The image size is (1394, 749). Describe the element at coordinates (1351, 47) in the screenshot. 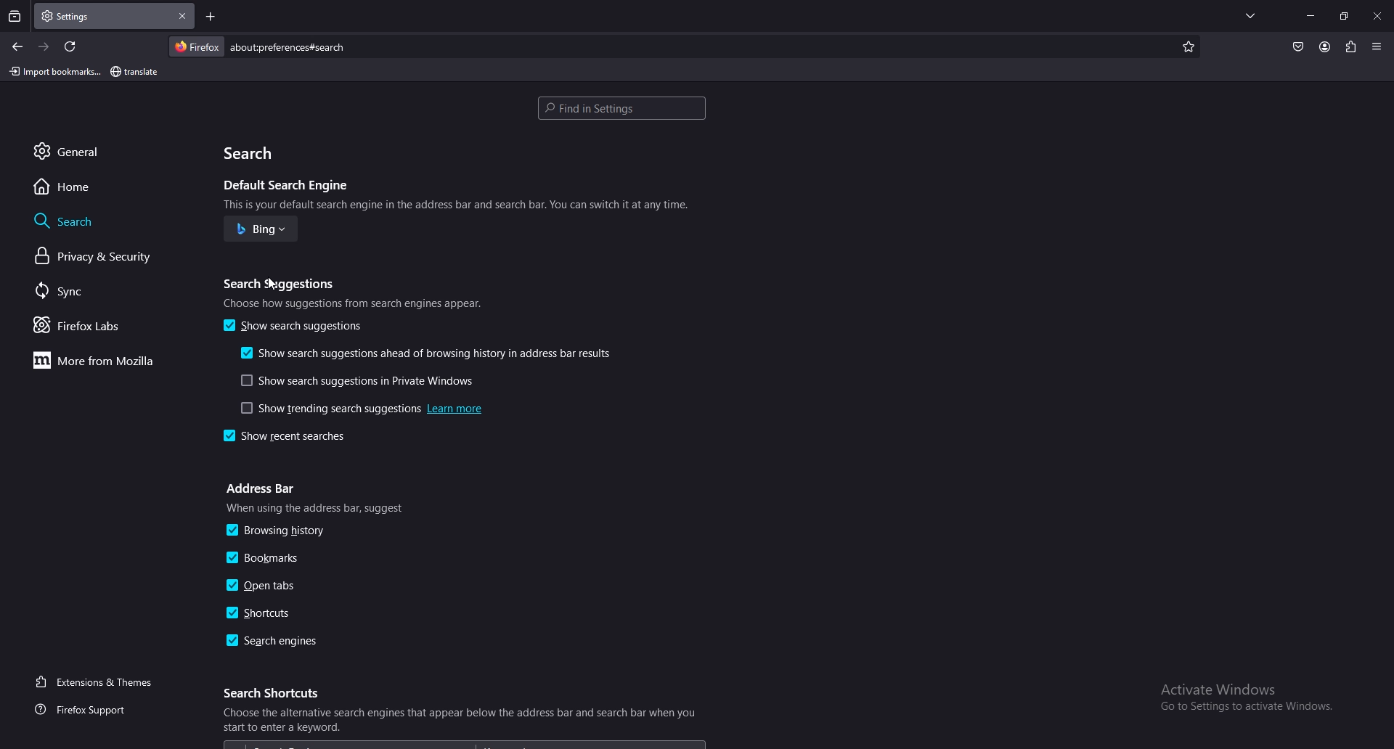

I see `extensions` at that location.